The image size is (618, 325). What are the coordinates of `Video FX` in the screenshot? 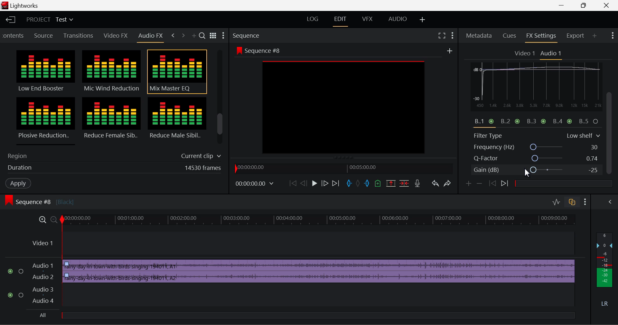 It's located at (114, 36).